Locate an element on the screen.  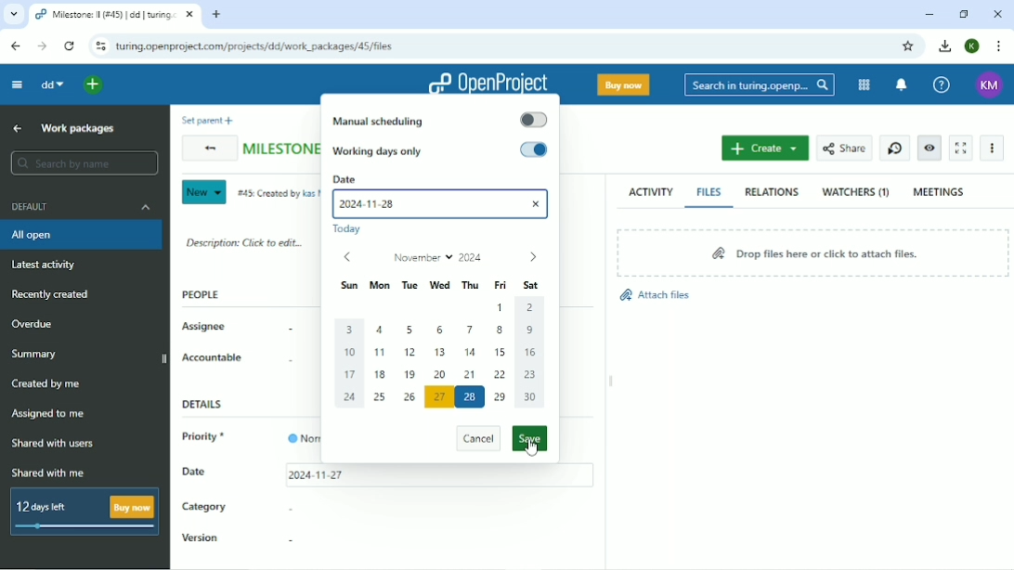
Recently created is located at coordinates (50, 294).